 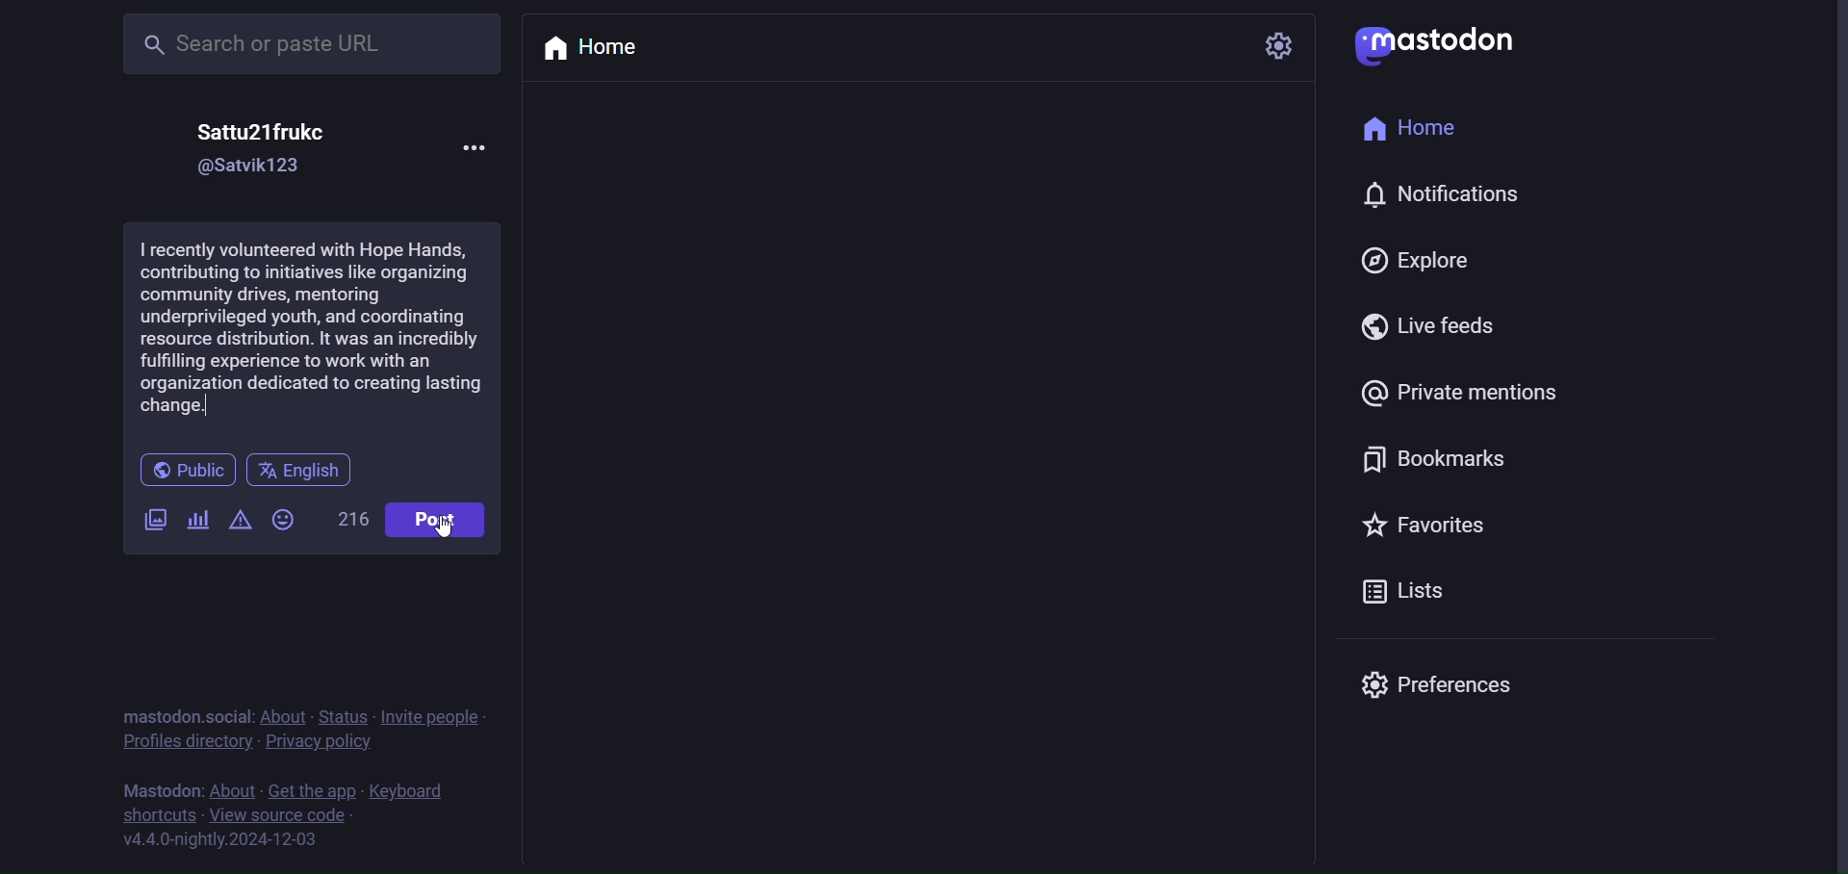 What do you see at coordinates (236, 842) in the screenshot?
I see `version` at bounding box center [236, 842].